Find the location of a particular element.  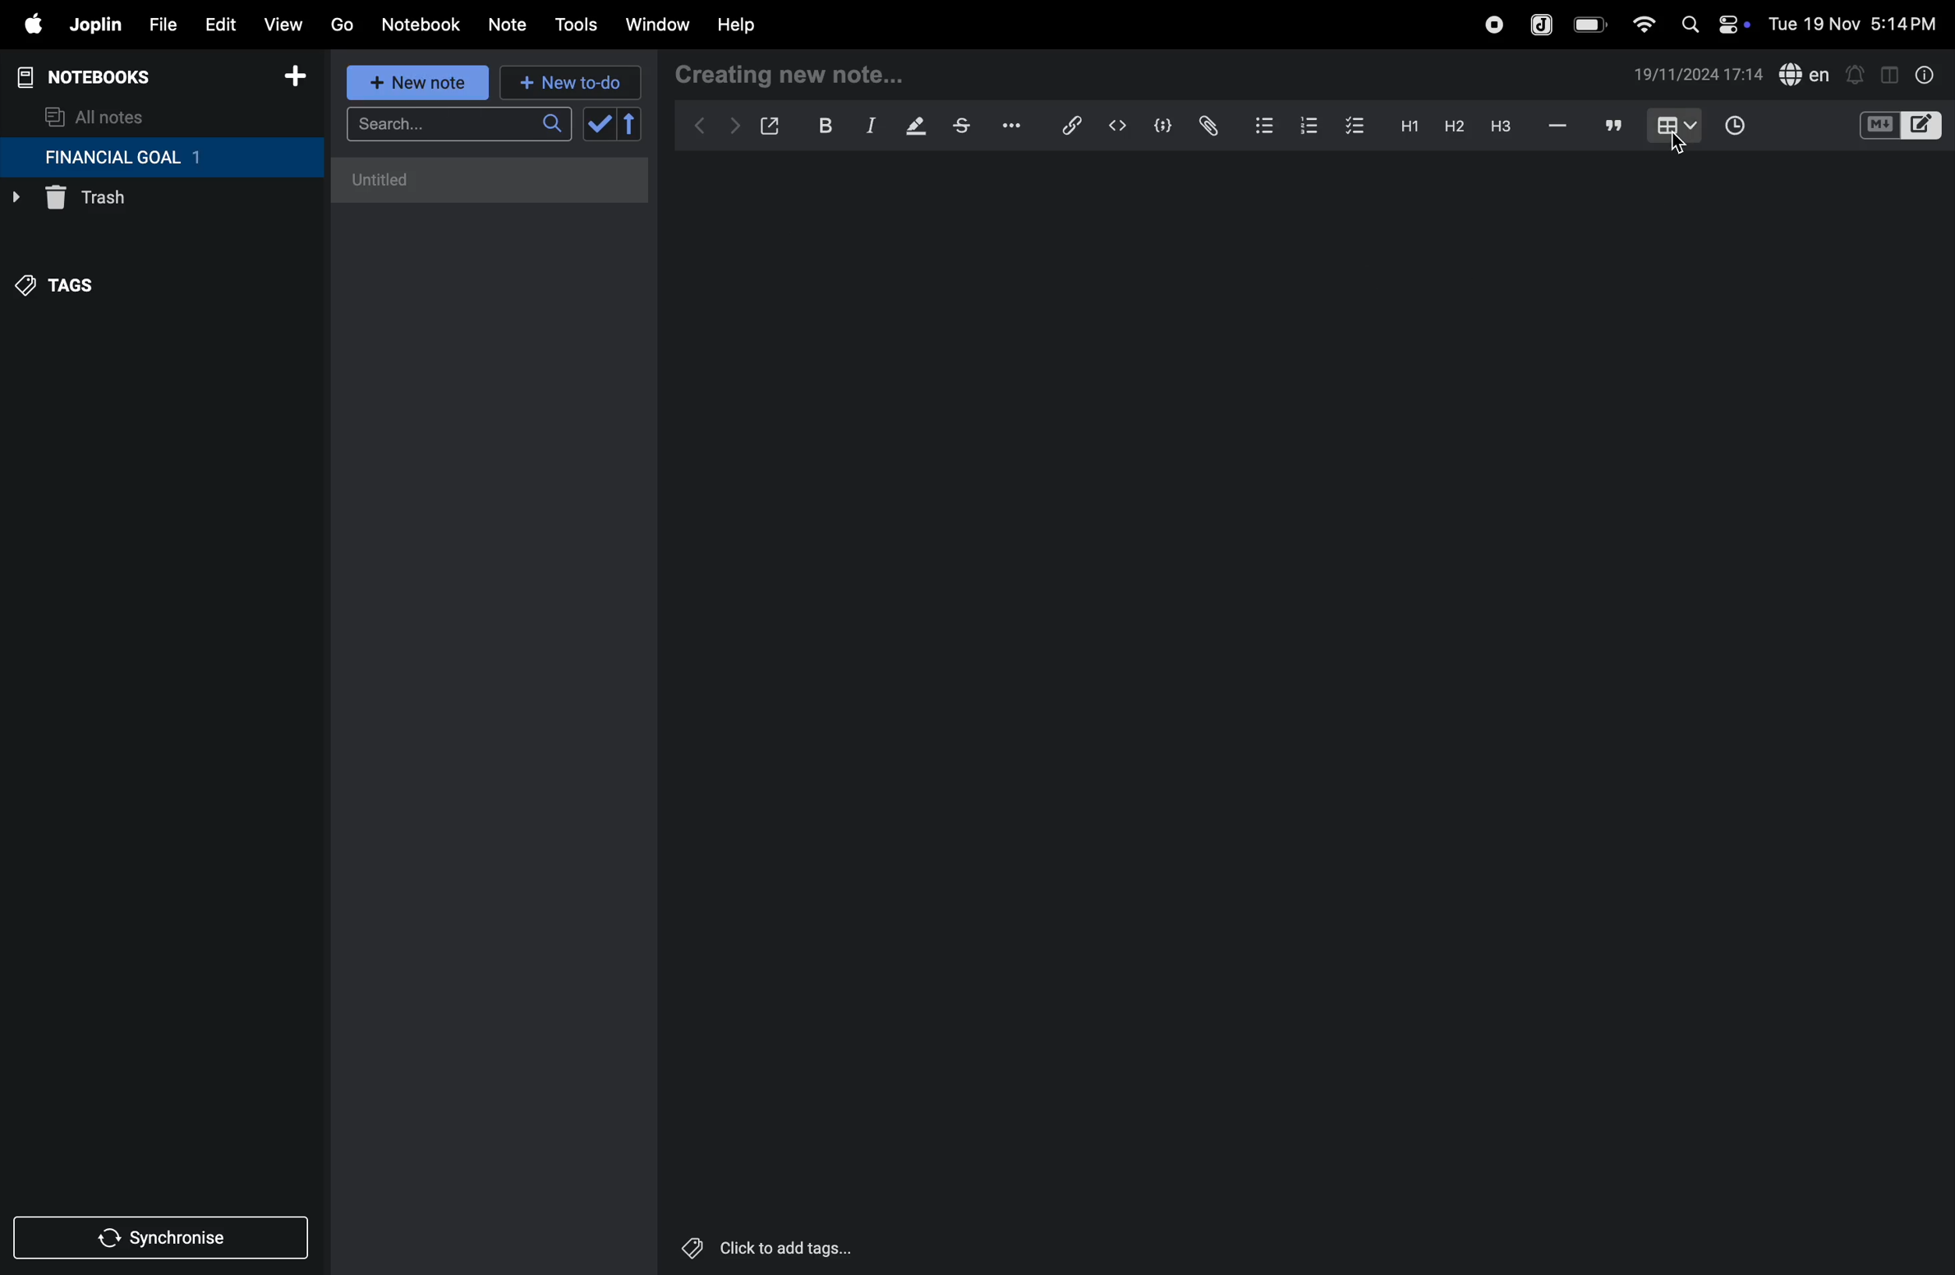

attach file is located at coordinates (1207, 127).